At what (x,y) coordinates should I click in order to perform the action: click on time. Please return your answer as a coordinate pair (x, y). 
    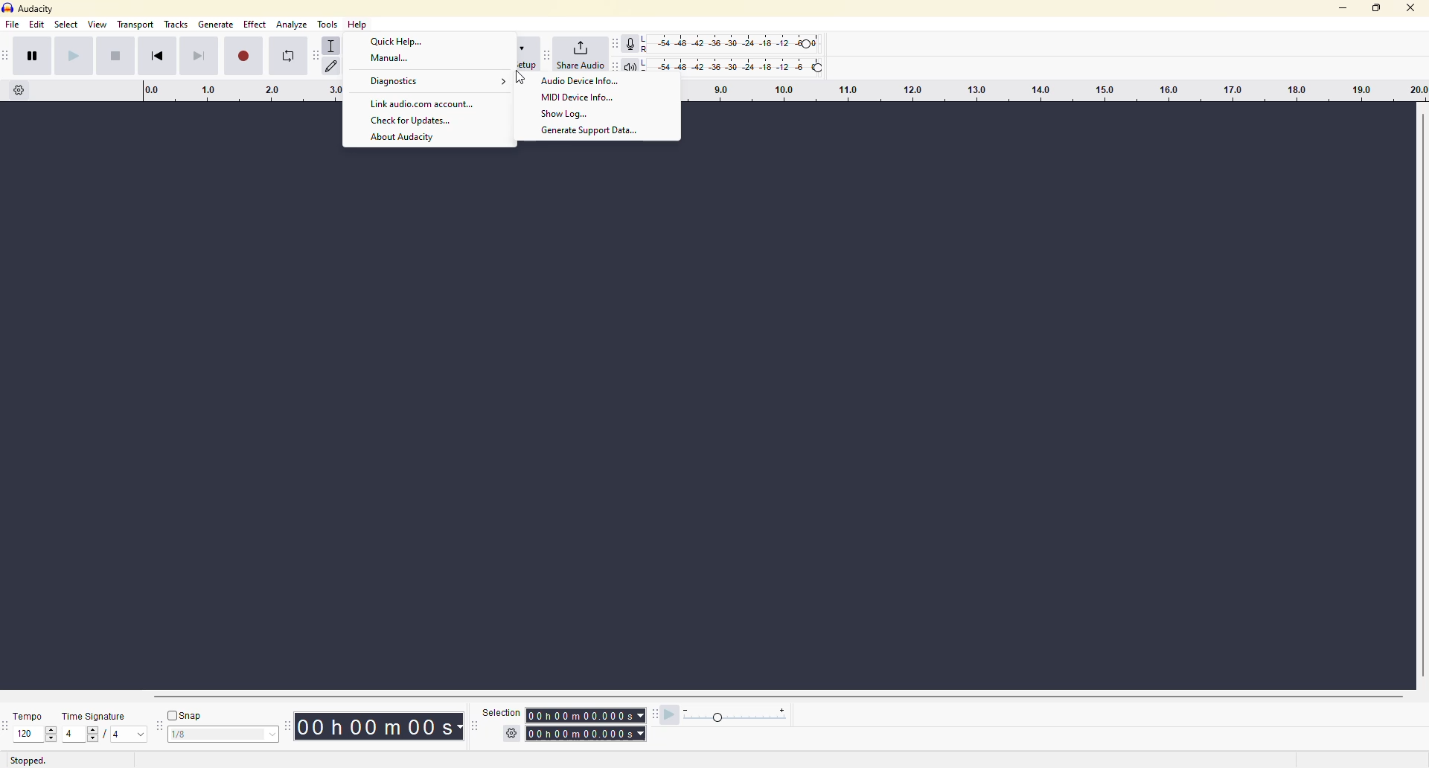
    Looking at the image, I should click on (588, 723).